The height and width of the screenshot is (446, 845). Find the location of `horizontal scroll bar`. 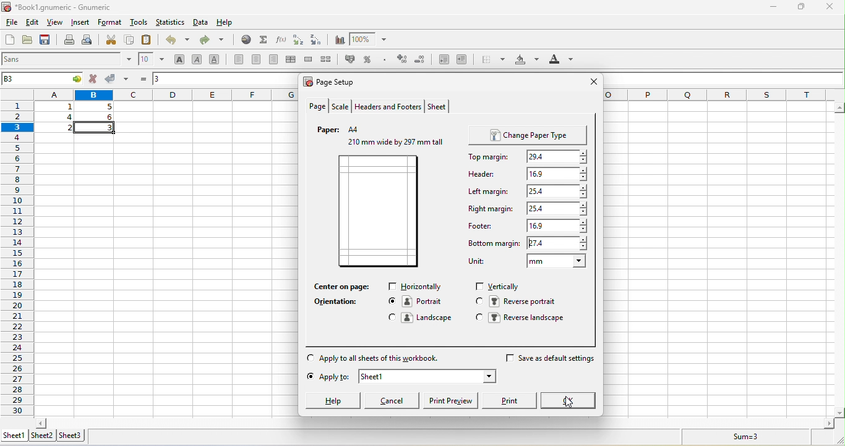

horizontal scroll bar is located at coordinates (433, 421).